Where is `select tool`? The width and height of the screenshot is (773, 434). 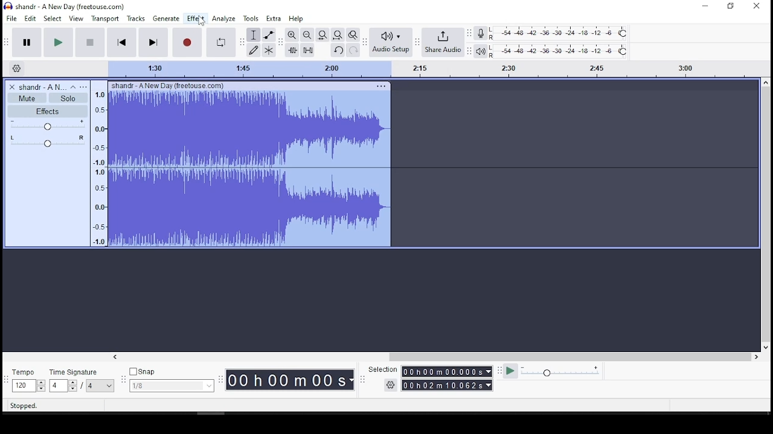 select tool is located at coordinates (253, 35).